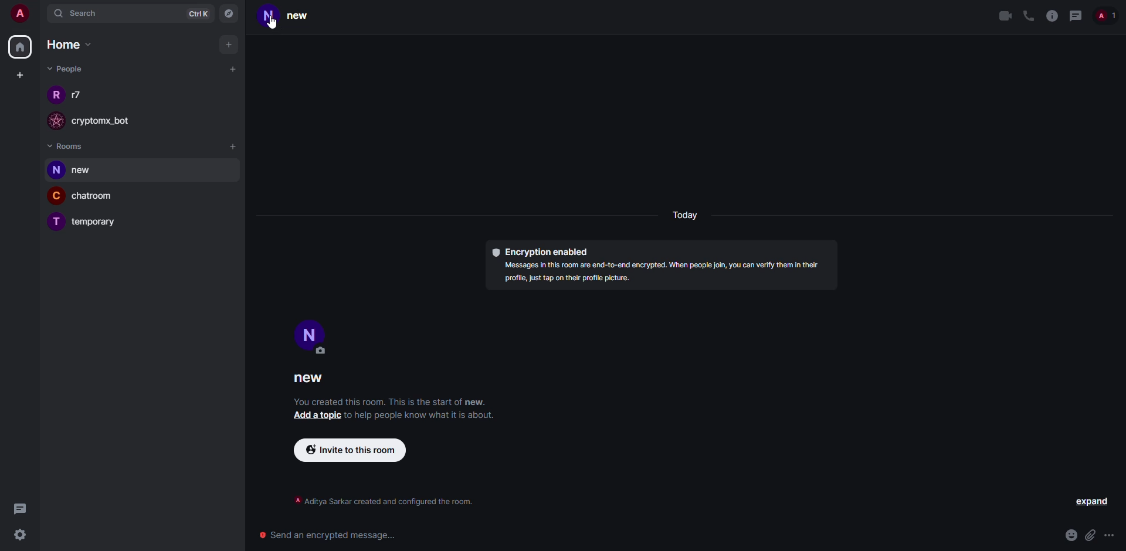  What do you see at coordinates (55, 94) in the screenshot?
I see `profile image` at bounding box center [55, 94].